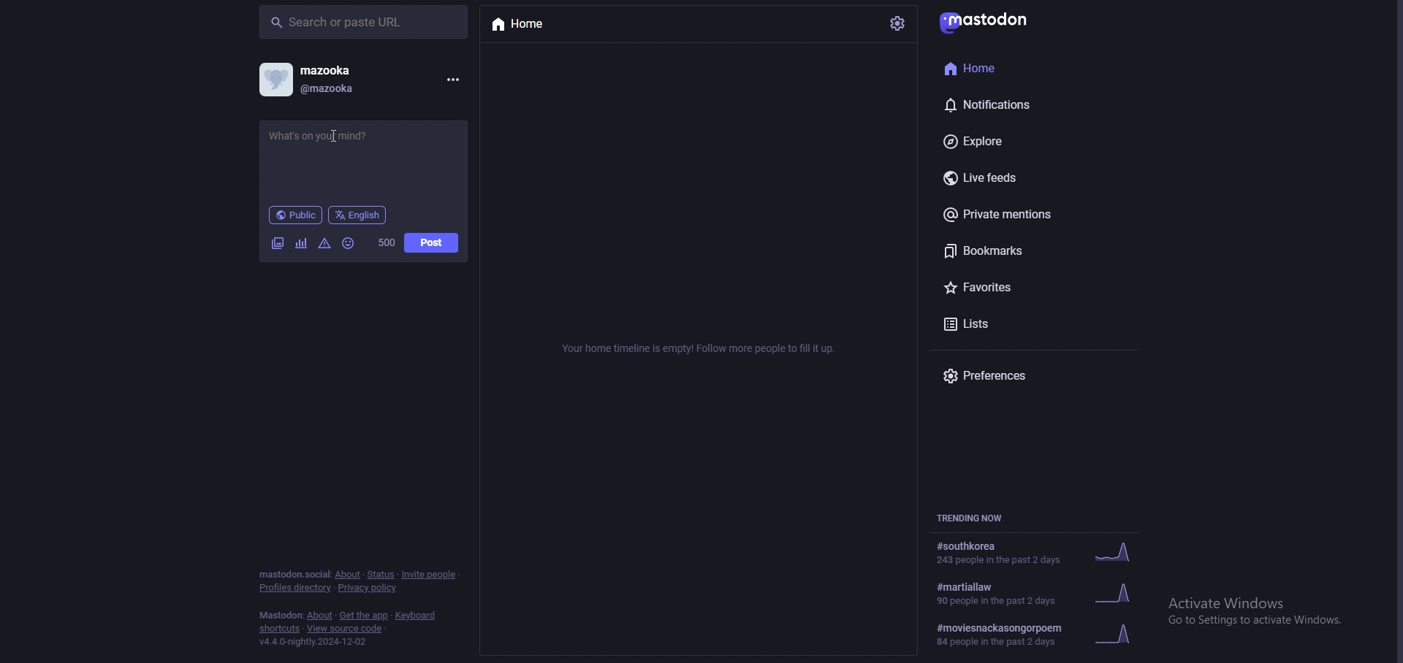  What do you see at coordinates (364, 616) in the screenshot?
I see `get the app` at bounding box center [364, 616].